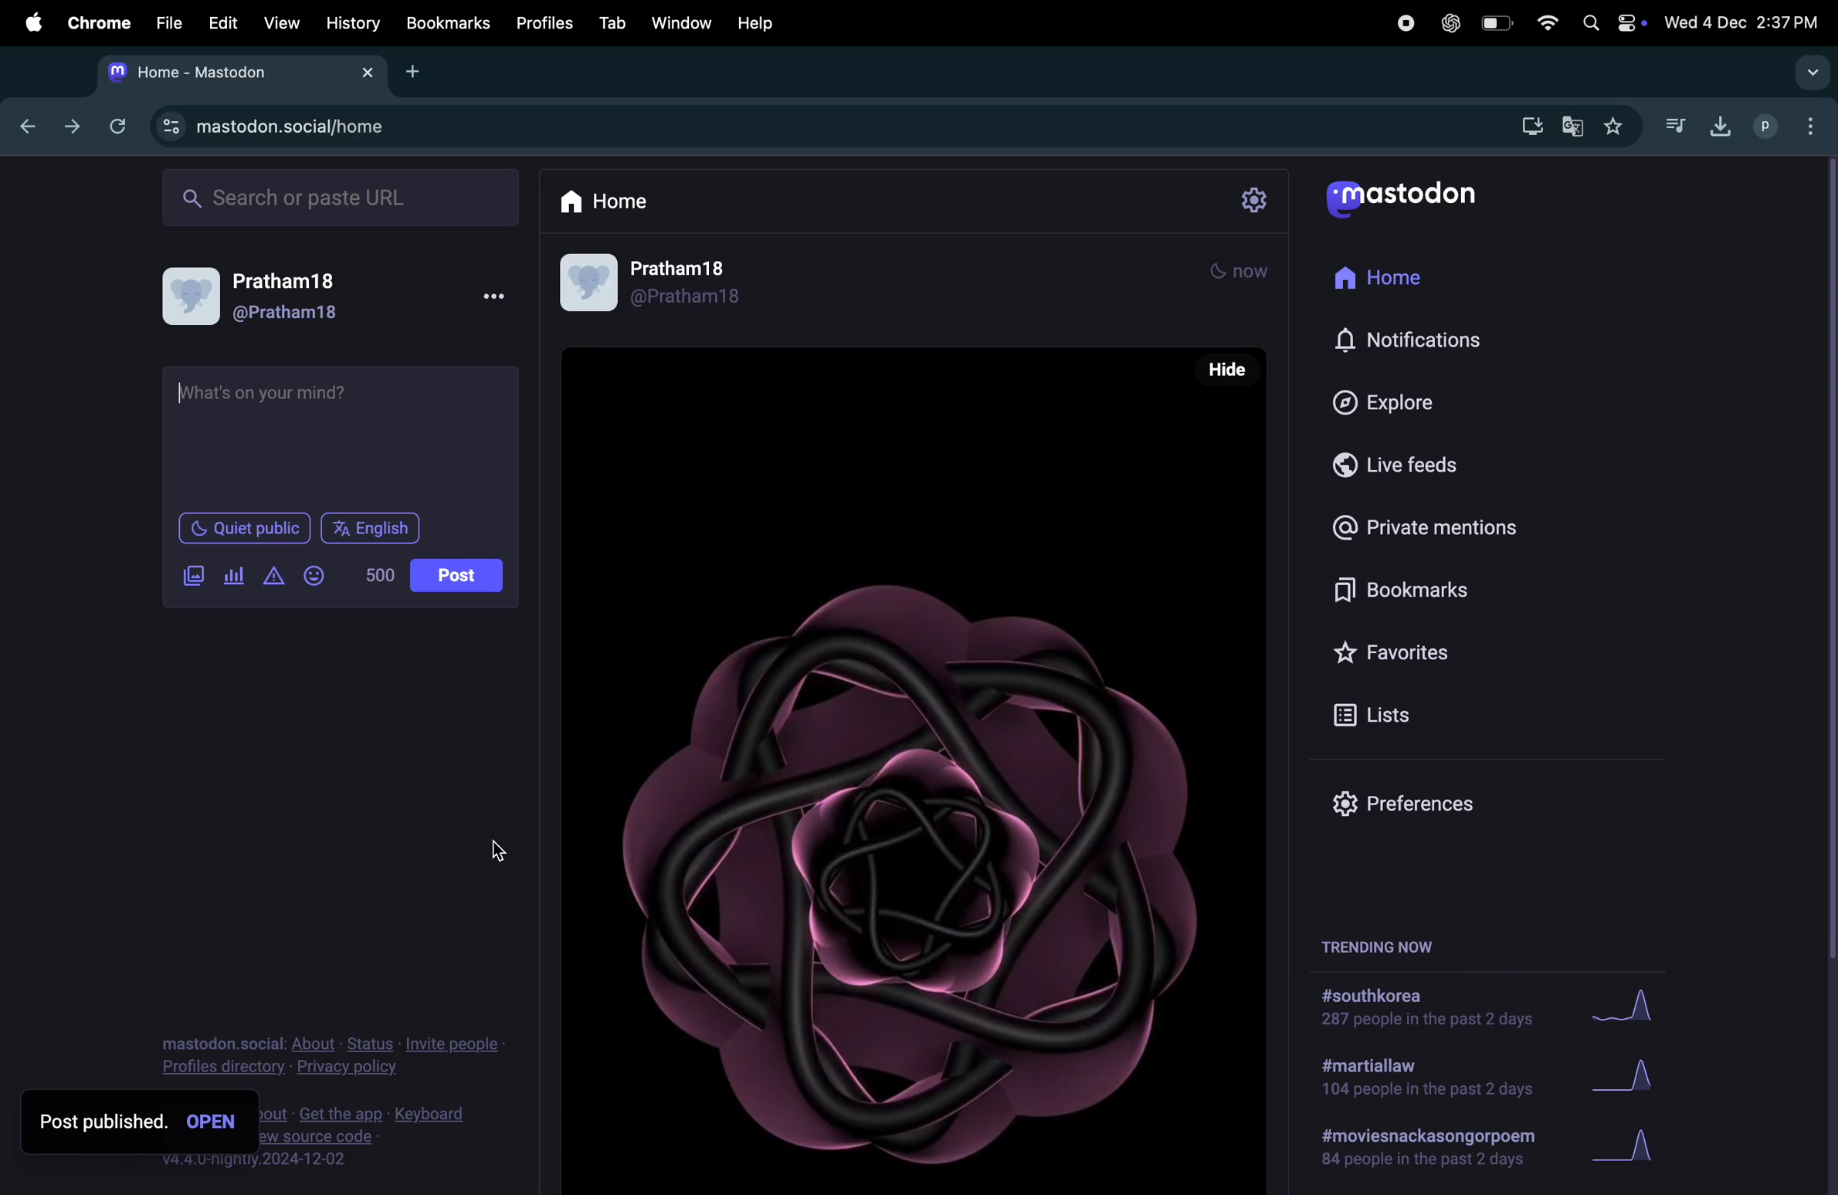 This screenshot has width=1838, height=1195. Describe the element at coordinates (1717, 124) in the screenshot. I see `downloads` at that location.